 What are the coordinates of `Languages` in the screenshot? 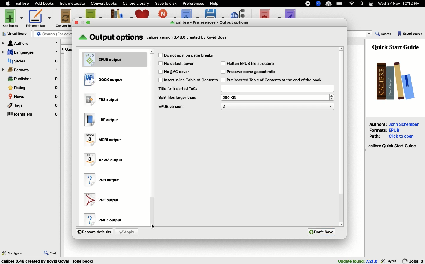 It's located at (30, 53).